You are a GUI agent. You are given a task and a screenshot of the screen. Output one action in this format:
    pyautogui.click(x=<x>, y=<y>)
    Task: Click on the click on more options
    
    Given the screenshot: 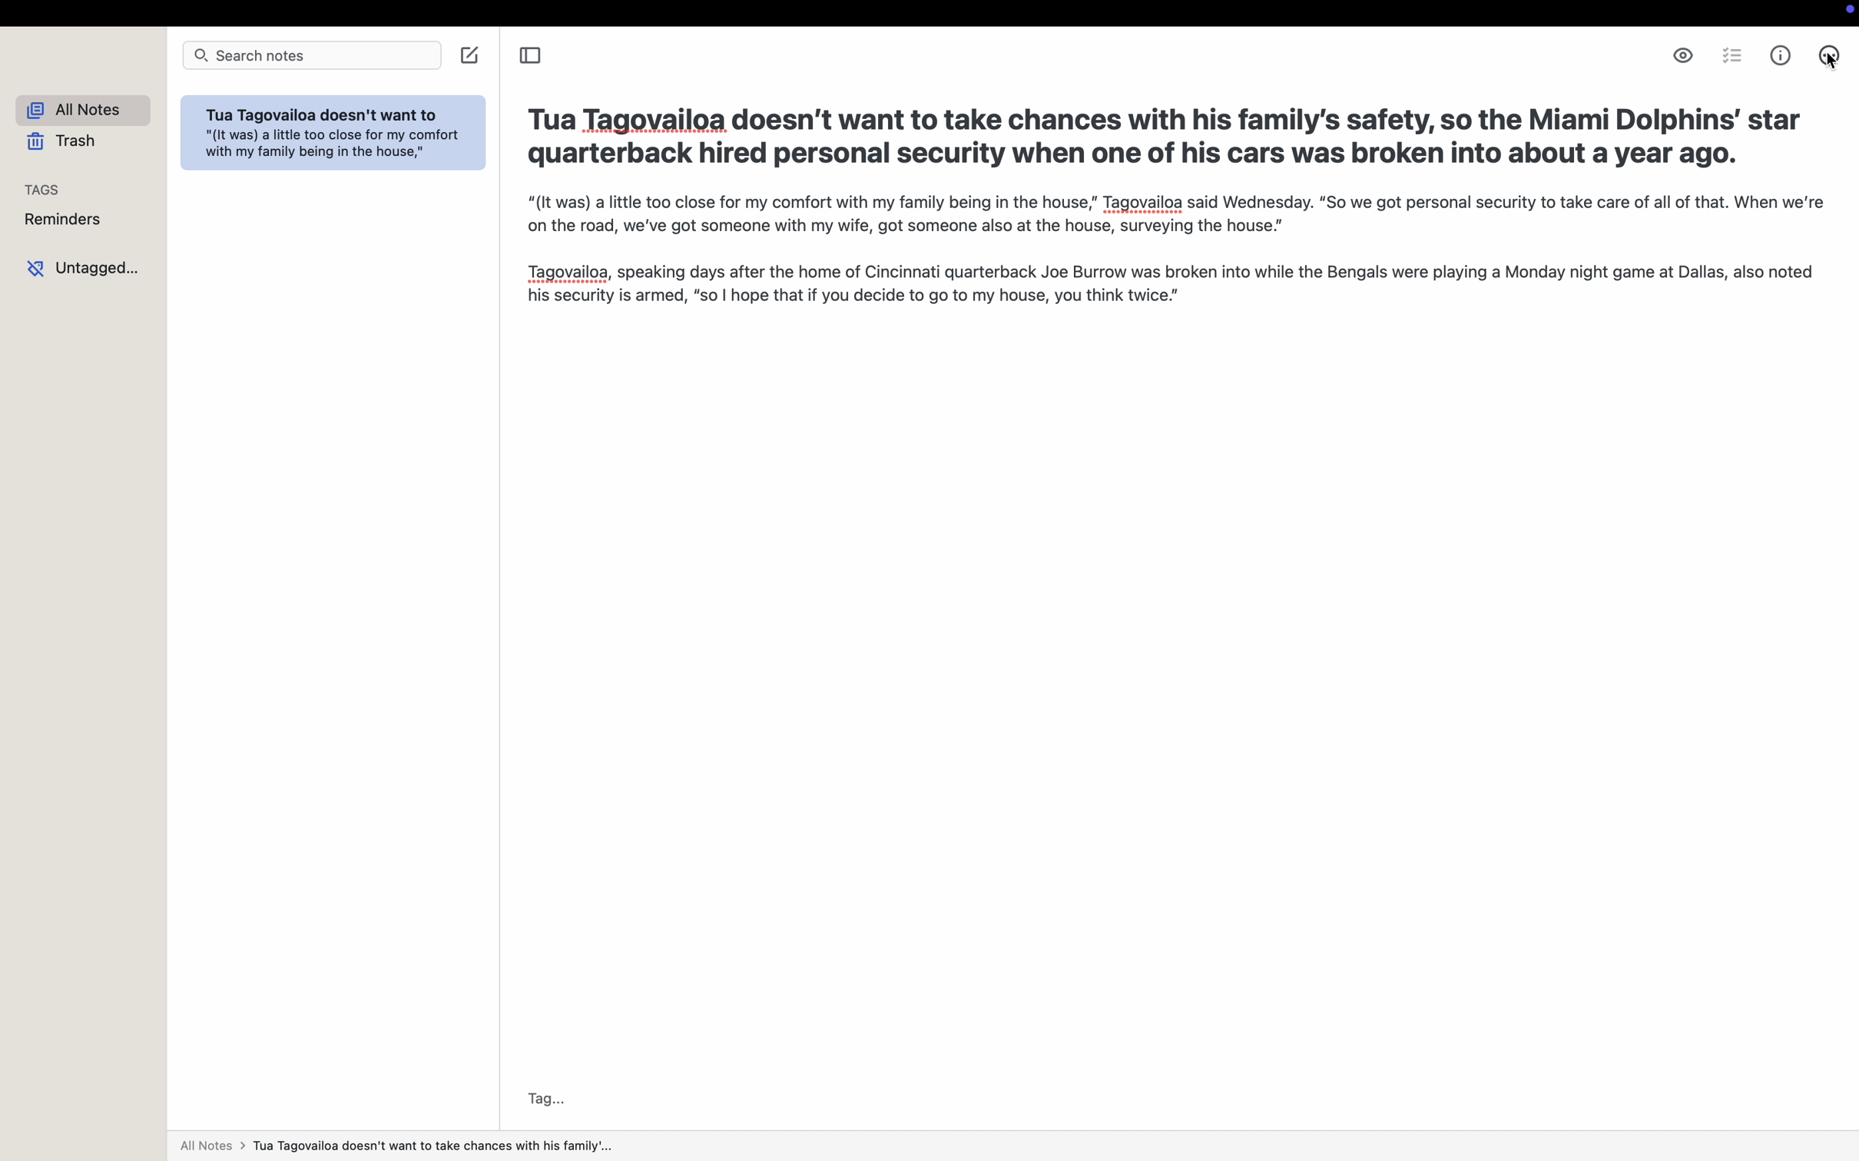 What is the action you would take?
    pyautogui.click(x=1830, y=58)
    